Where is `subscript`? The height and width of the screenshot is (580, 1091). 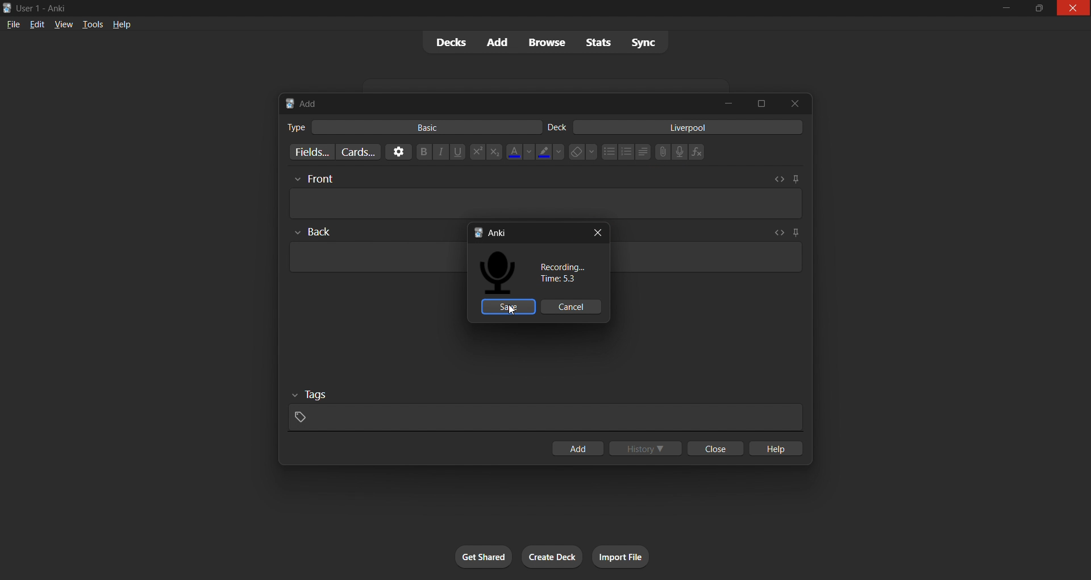 subscript is located at coordinates (494, 152).